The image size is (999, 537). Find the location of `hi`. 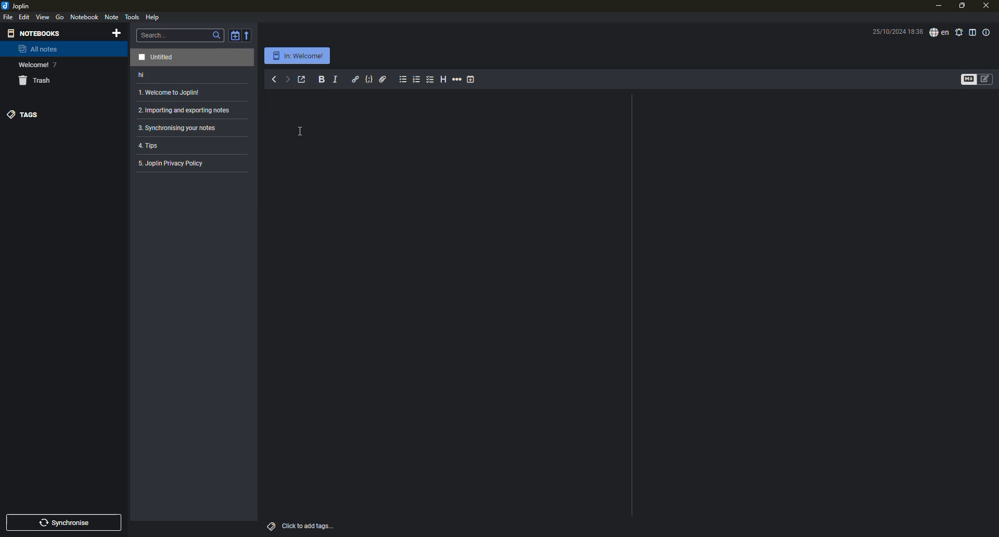

hi is located at coordinates (149, 75).